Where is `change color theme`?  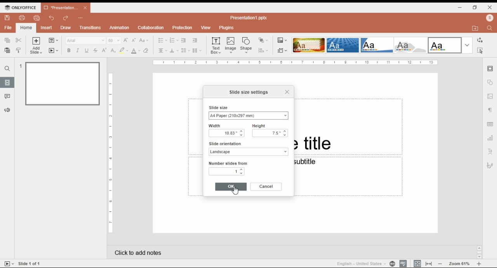 change color theme is located at coordinates (282, 40).